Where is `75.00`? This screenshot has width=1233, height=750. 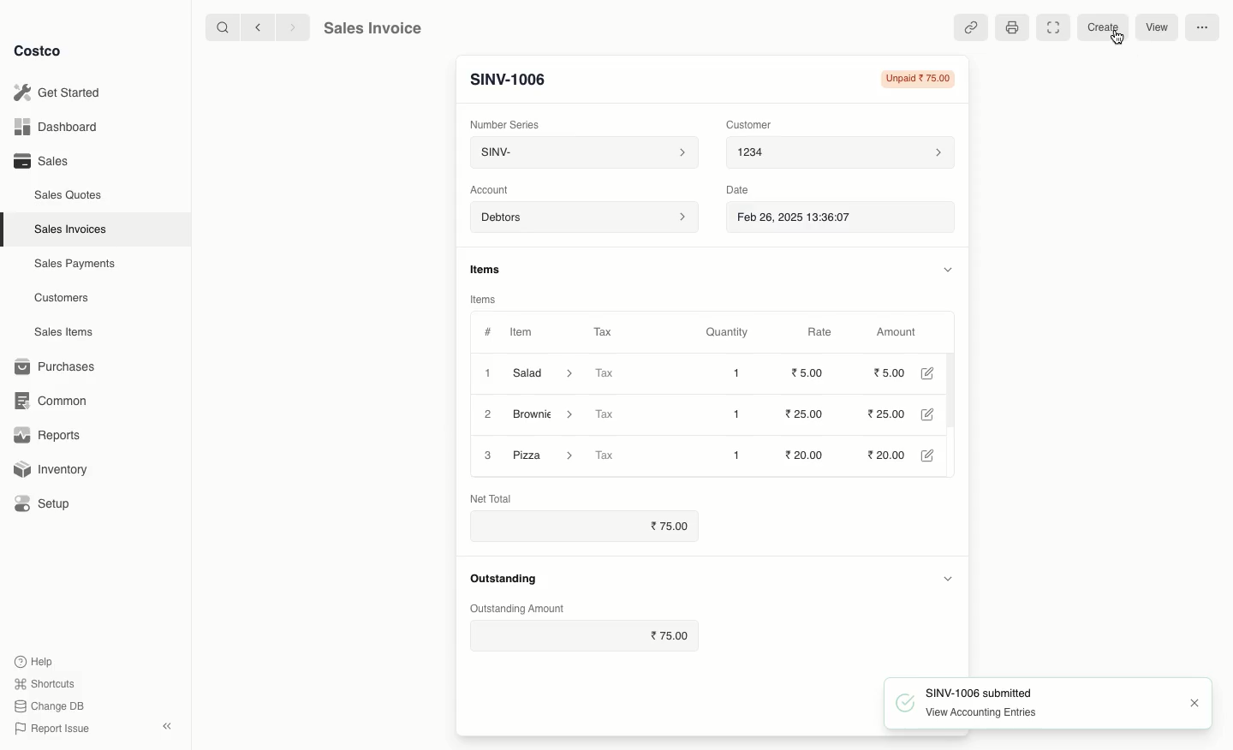
75.00 is located at coordinates (672, 527).